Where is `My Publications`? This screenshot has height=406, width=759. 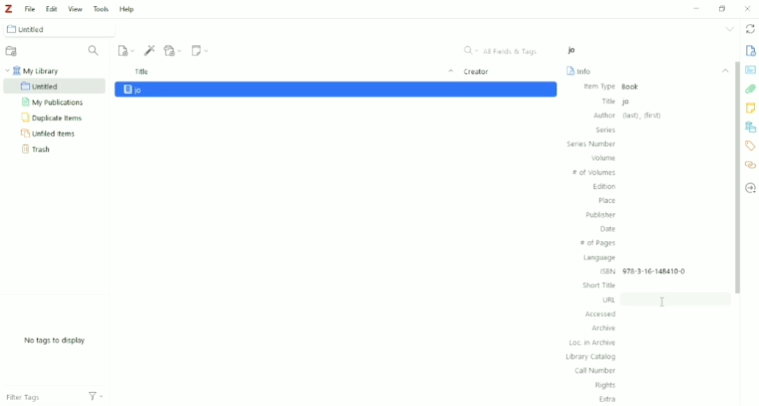 My Publications is located at coordinates (57, 102).